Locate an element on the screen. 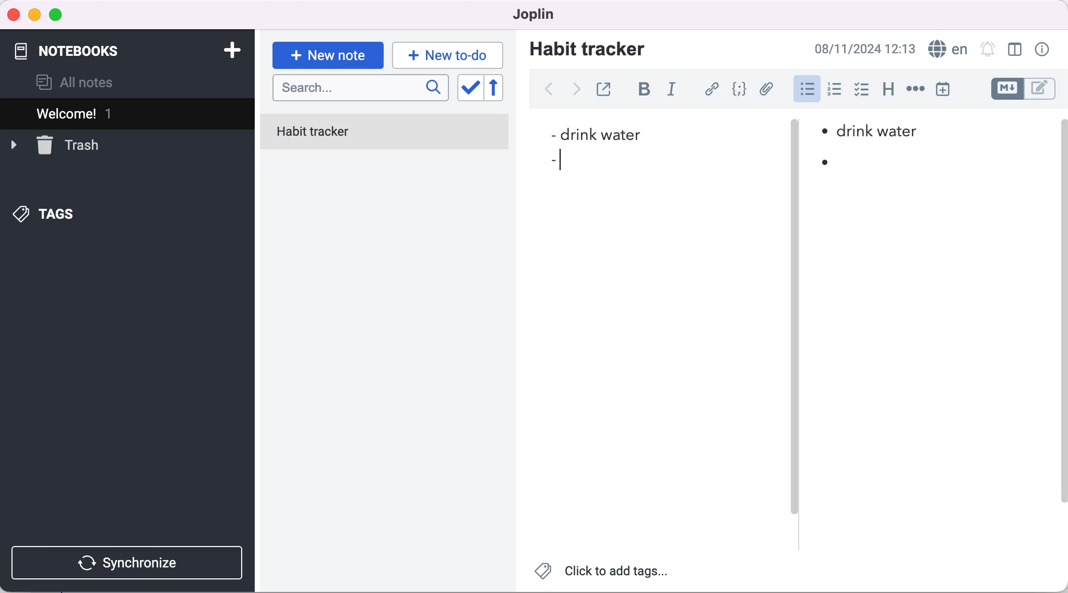  toggle sort order field is located at coordinates (469, 89).